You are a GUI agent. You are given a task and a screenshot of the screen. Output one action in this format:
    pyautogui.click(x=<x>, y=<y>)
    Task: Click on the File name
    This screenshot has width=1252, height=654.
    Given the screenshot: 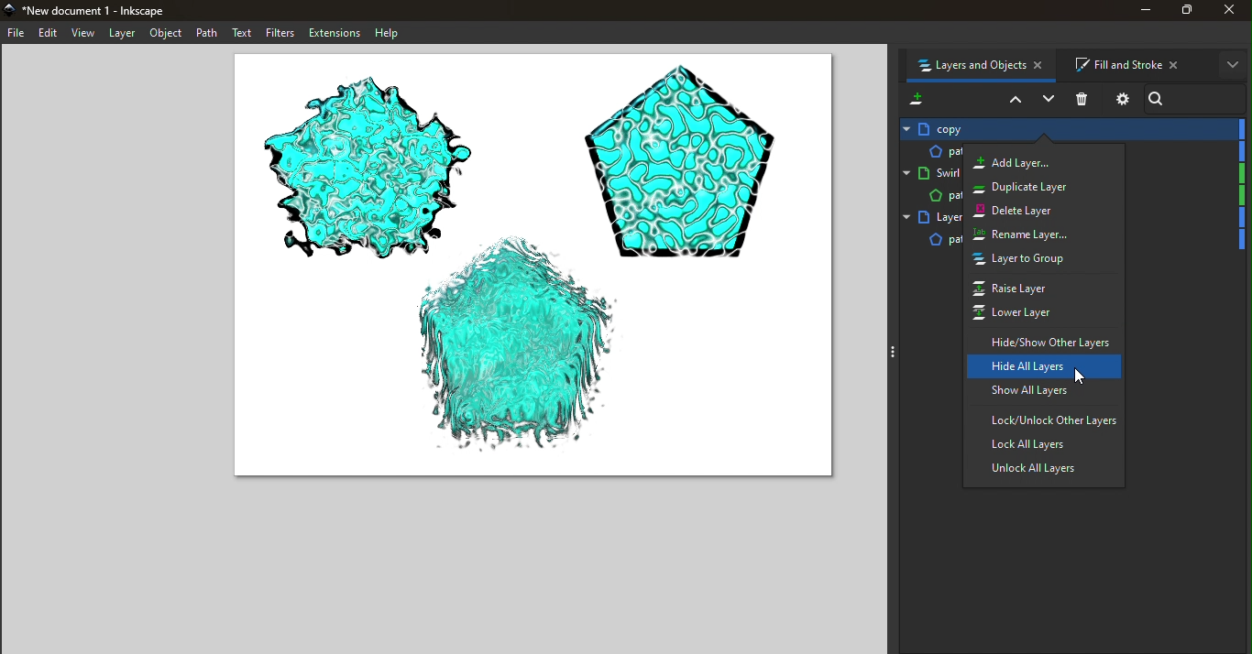 What is the action you would take?
    pyautogui.click(x=98, y=11)
    